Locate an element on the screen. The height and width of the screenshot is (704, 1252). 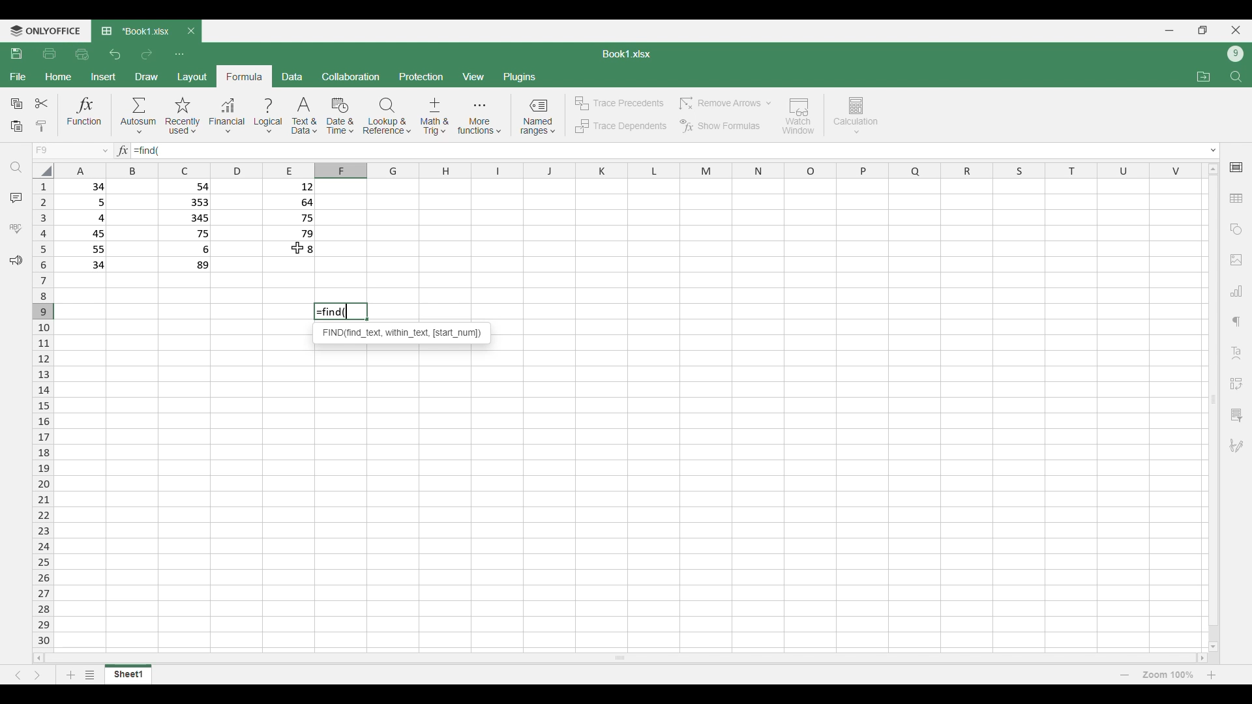
Indicates rows is located at coordinates (43, 412).